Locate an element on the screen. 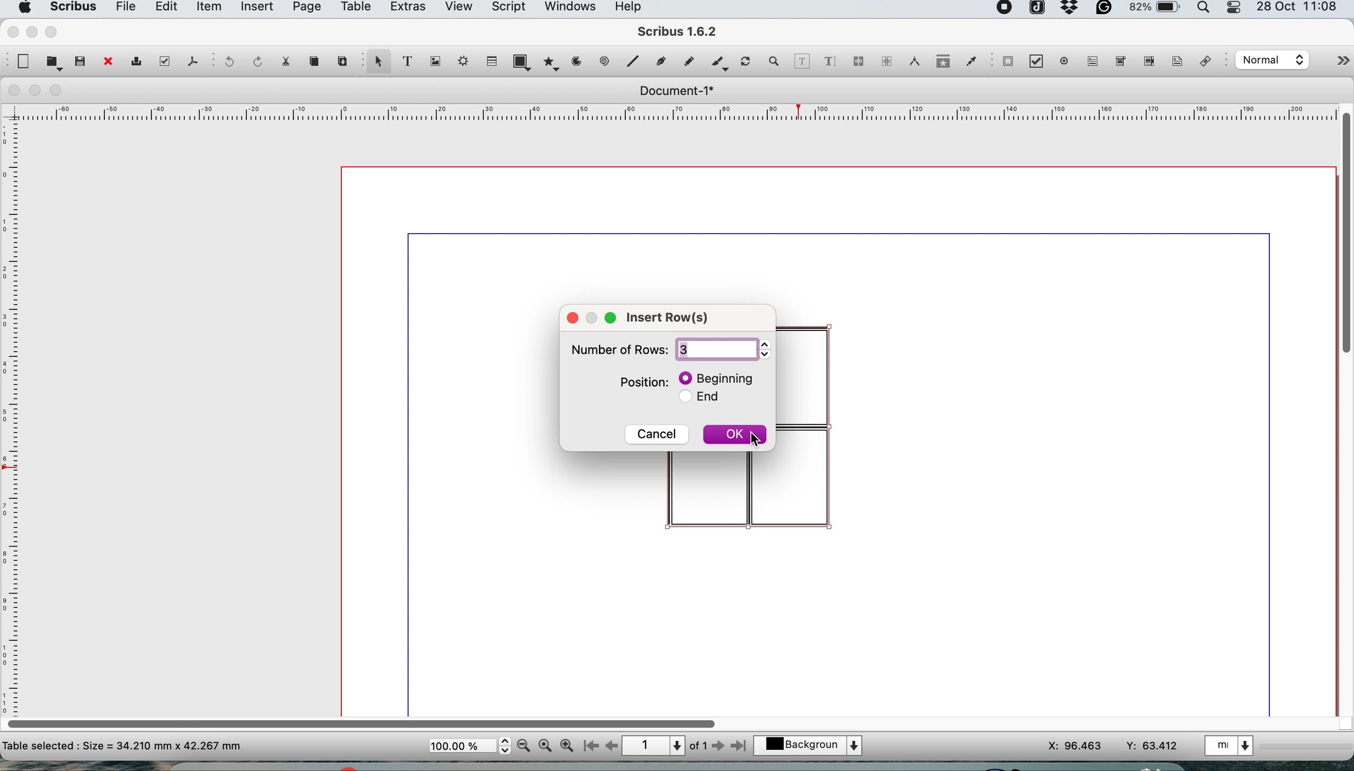 This screenshot has width=1354, height=771. save is located at coordinates (81, 60).